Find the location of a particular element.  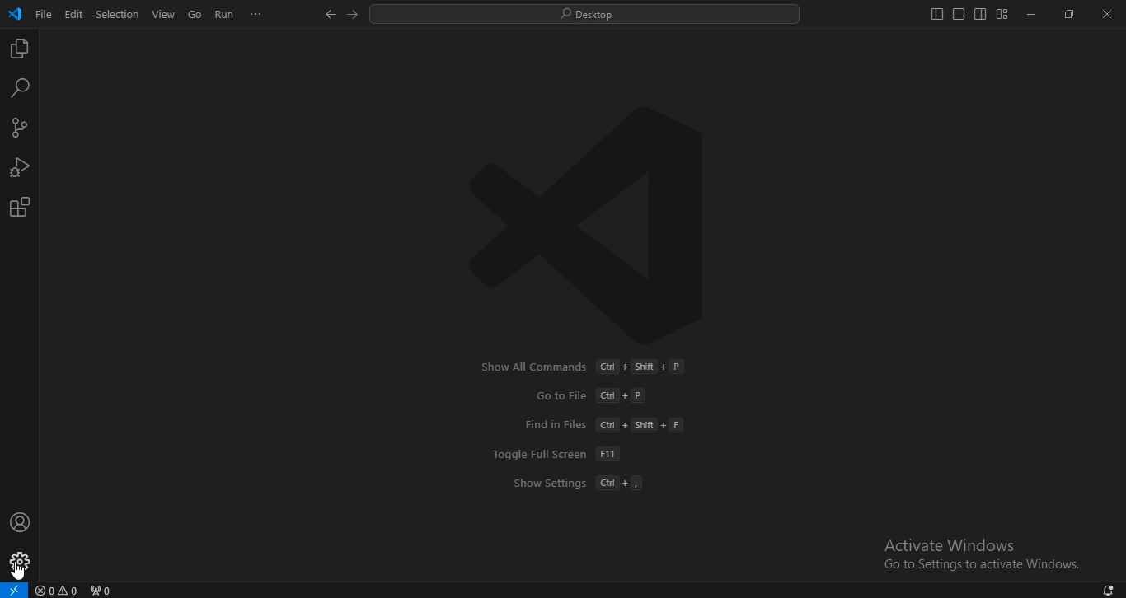

run is located at coordinates (223, 15).